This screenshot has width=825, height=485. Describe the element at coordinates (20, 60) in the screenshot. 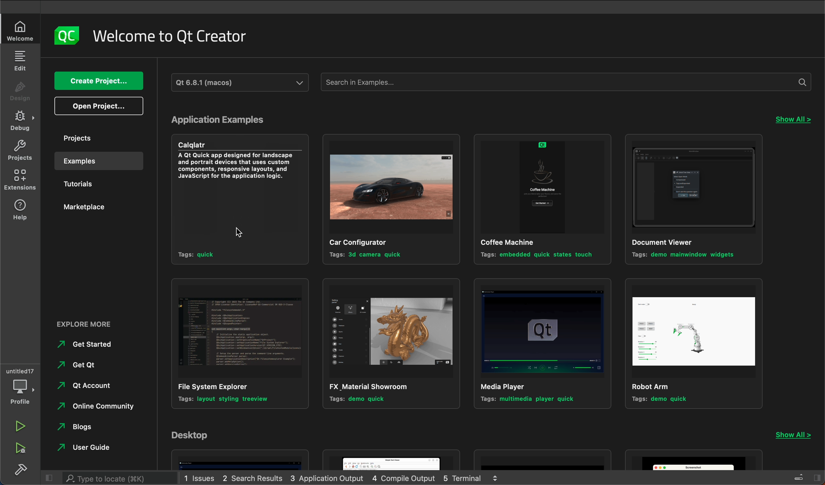

I see `edit` at that location.